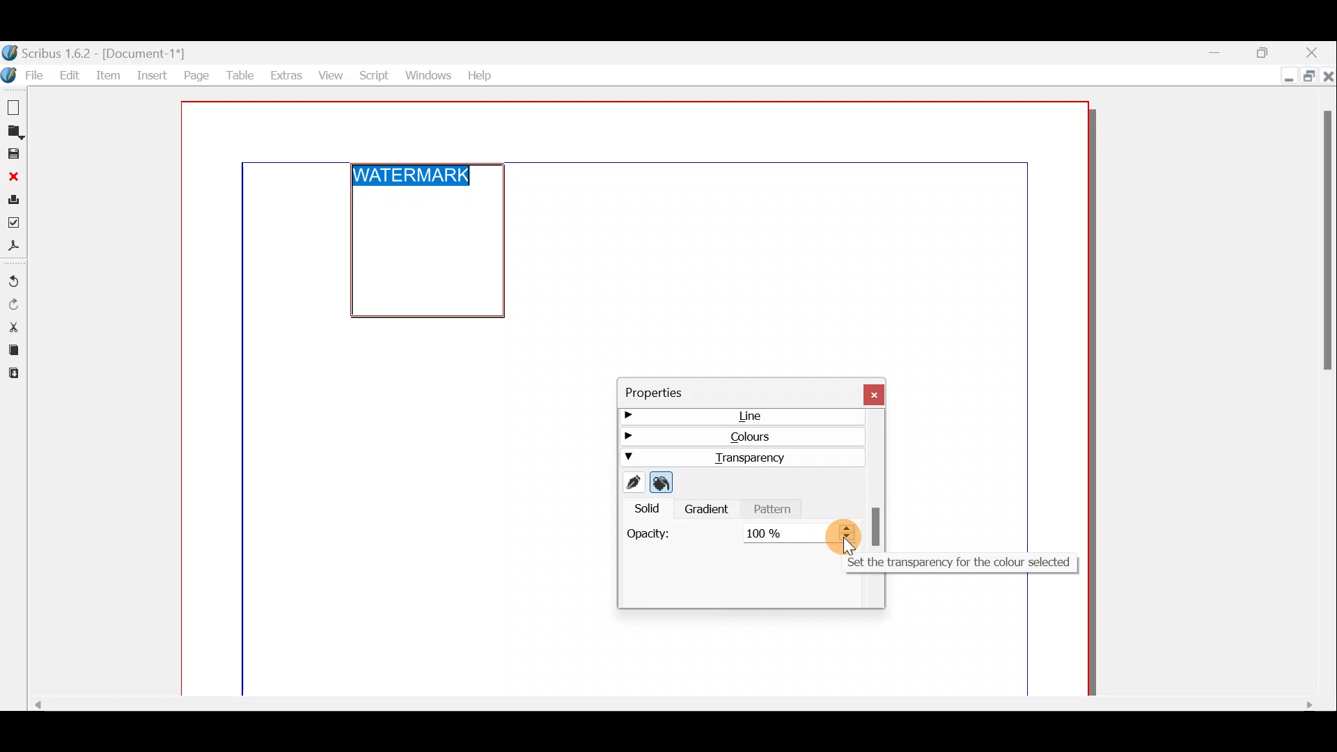 Image resolution: width=1337 pixels, height=752 pixels. What do you see at coordinates (479, 73) in the screenshot?
I see `Help` at bounding box center [479, 73].